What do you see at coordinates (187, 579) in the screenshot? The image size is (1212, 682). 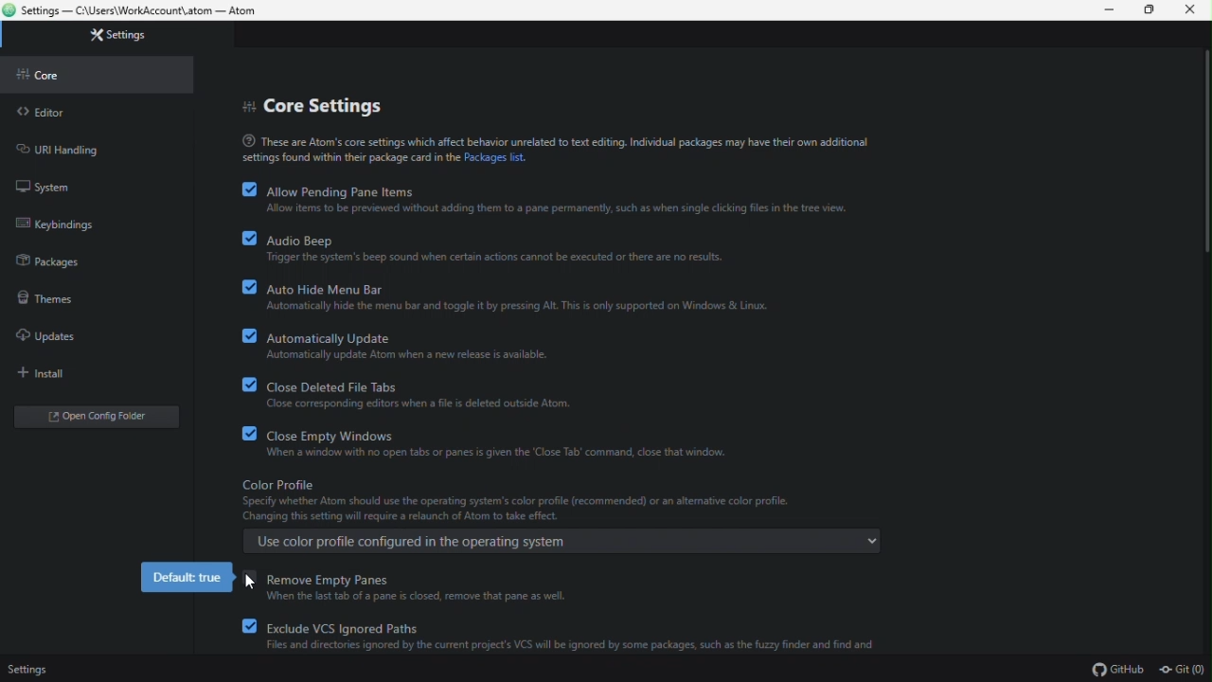 I see `default true` at bounding box center [187, 579].